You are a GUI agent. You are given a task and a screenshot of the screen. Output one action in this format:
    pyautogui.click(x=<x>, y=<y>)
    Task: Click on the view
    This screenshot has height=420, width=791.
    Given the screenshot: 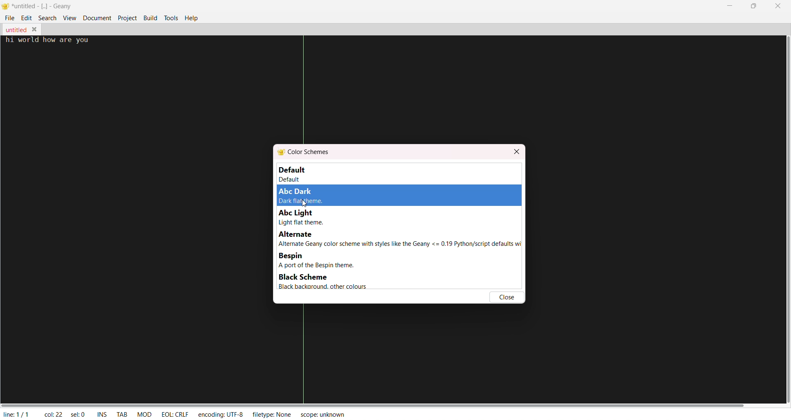 What is the action you would take?
    pyautogui.click(x=70, y=17)
    